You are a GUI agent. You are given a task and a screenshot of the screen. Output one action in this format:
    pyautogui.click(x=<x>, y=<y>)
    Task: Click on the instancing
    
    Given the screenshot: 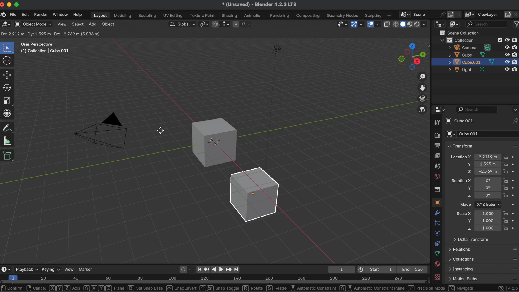 What is the action you would take?
    pyautogui.click(x=462, y=269)
    